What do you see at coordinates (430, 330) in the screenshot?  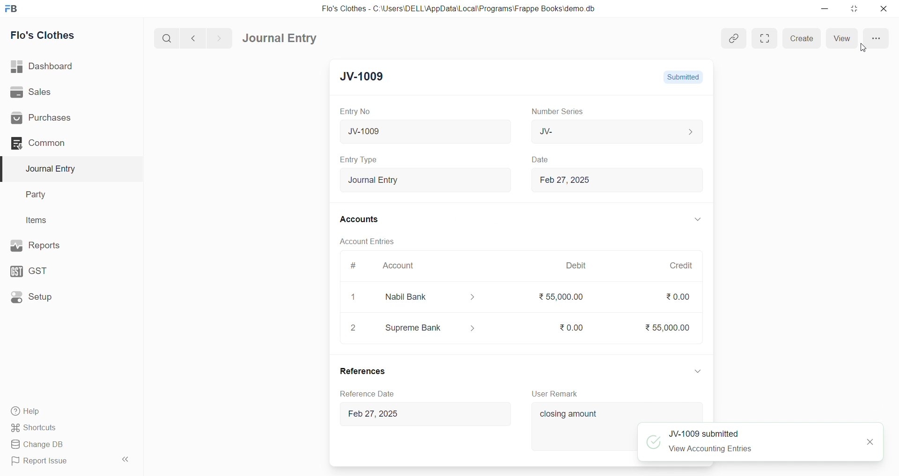 I see `Supreme Bank` at bounding box center [430, 330].